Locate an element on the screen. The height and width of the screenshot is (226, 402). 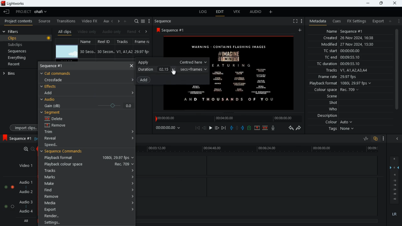
transitions is located at coordinates (67, 20).